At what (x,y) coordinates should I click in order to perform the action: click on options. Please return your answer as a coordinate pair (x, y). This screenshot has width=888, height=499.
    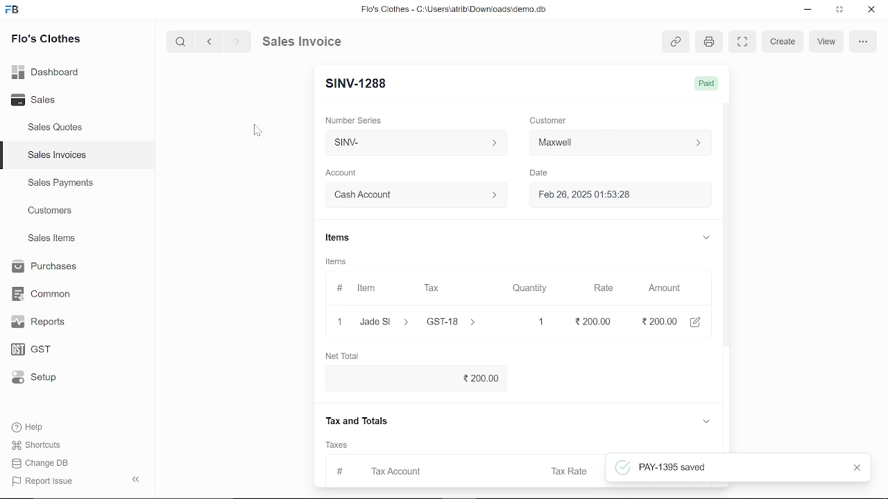
    Looking at the image, I should click on (862, 41).